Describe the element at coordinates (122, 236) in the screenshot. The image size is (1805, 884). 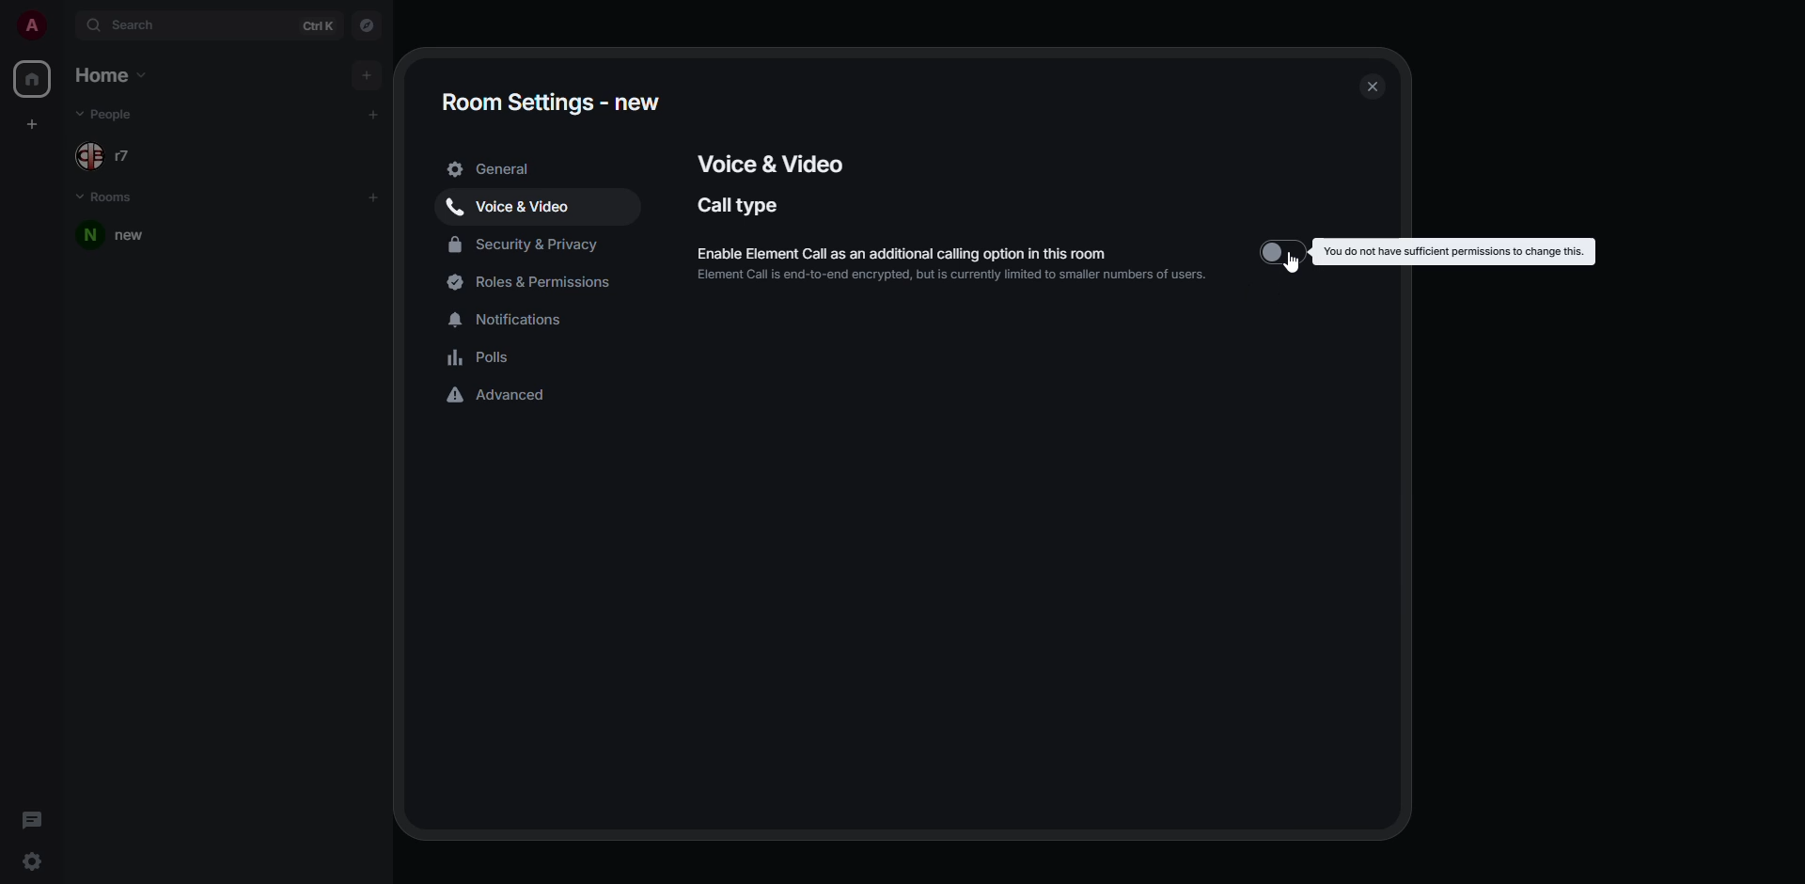
I see `room` at that location.